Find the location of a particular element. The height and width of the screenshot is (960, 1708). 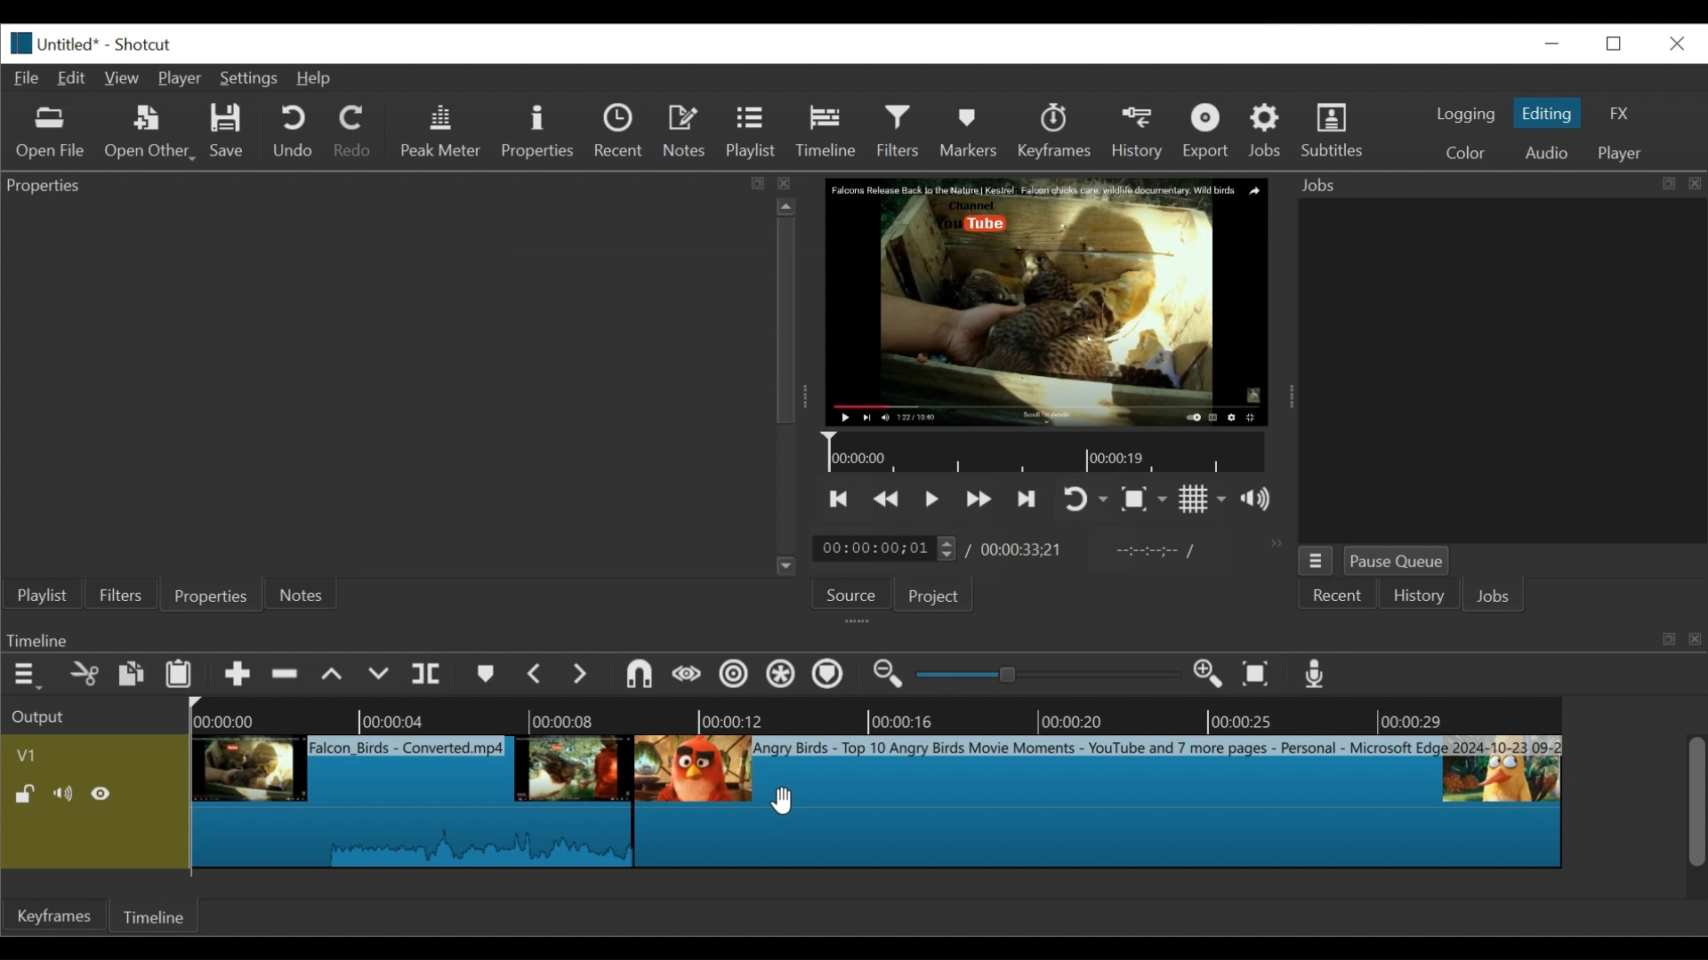

FX is located at coordinates (1616, 112).